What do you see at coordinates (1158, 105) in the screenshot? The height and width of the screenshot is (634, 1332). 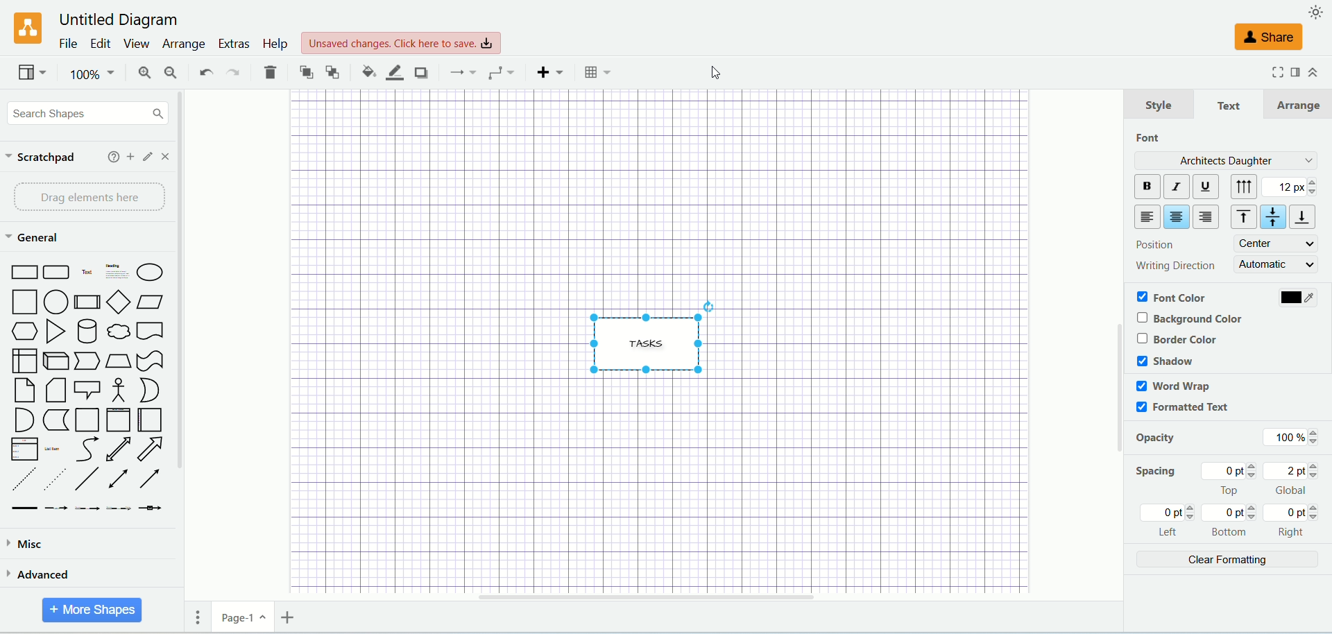 I see `style` at bounding box center [1158, 105].